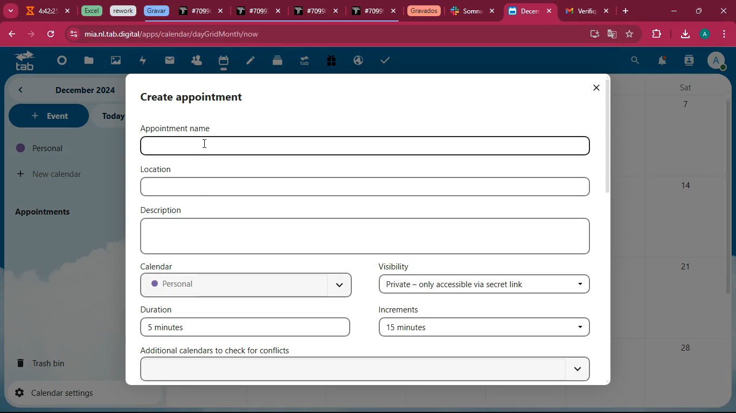  I want to click on search, so click(635, 62).